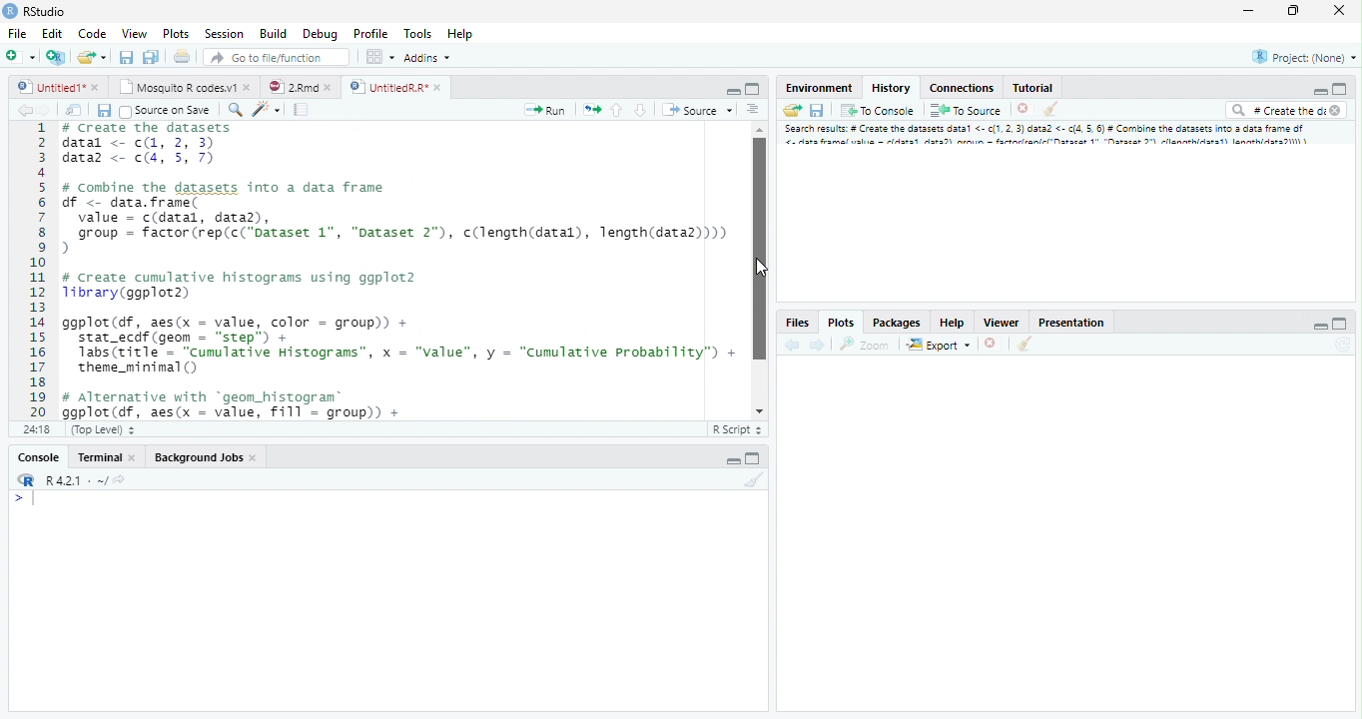  Describe the element at coordinates (592, 112) in the screenshot. I see `Pages` at that location.